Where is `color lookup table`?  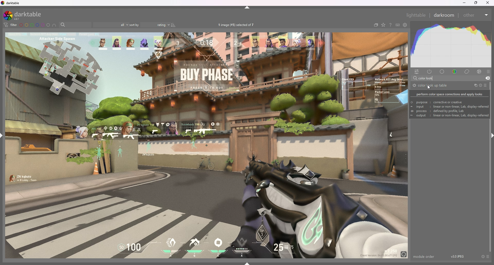 color lookup table is located at coordinates (430, 86).